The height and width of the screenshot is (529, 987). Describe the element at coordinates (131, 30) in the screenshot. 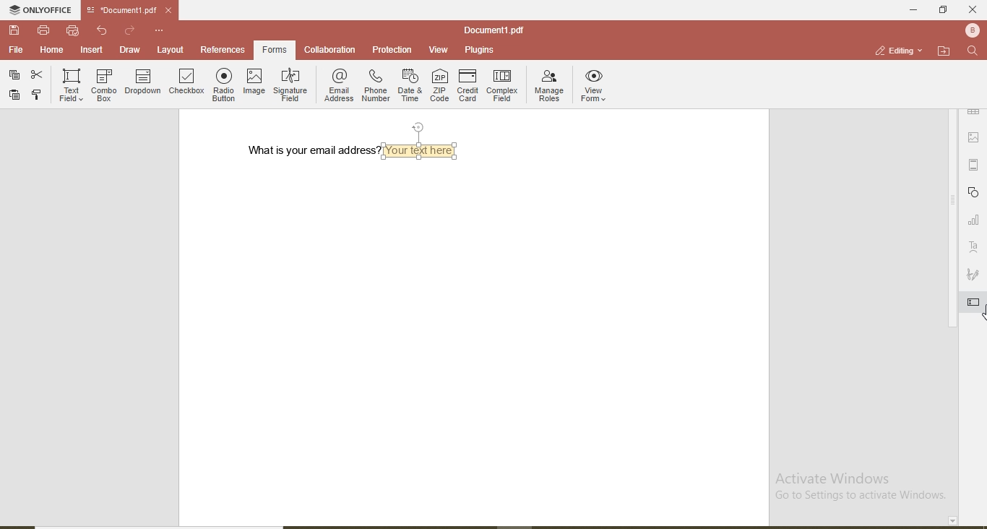

I see `redo` at that location.